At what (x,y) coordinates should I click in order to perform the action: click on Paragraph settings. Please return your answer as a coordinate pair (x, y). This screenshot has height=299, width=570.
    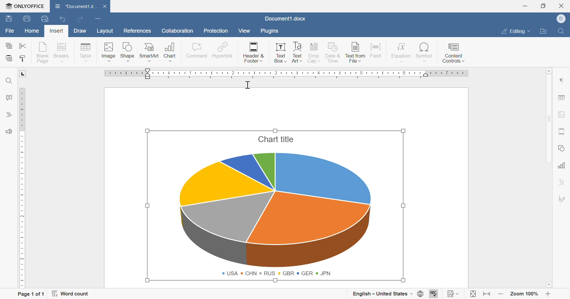
    Looking at the image, I should click on (563, 81).